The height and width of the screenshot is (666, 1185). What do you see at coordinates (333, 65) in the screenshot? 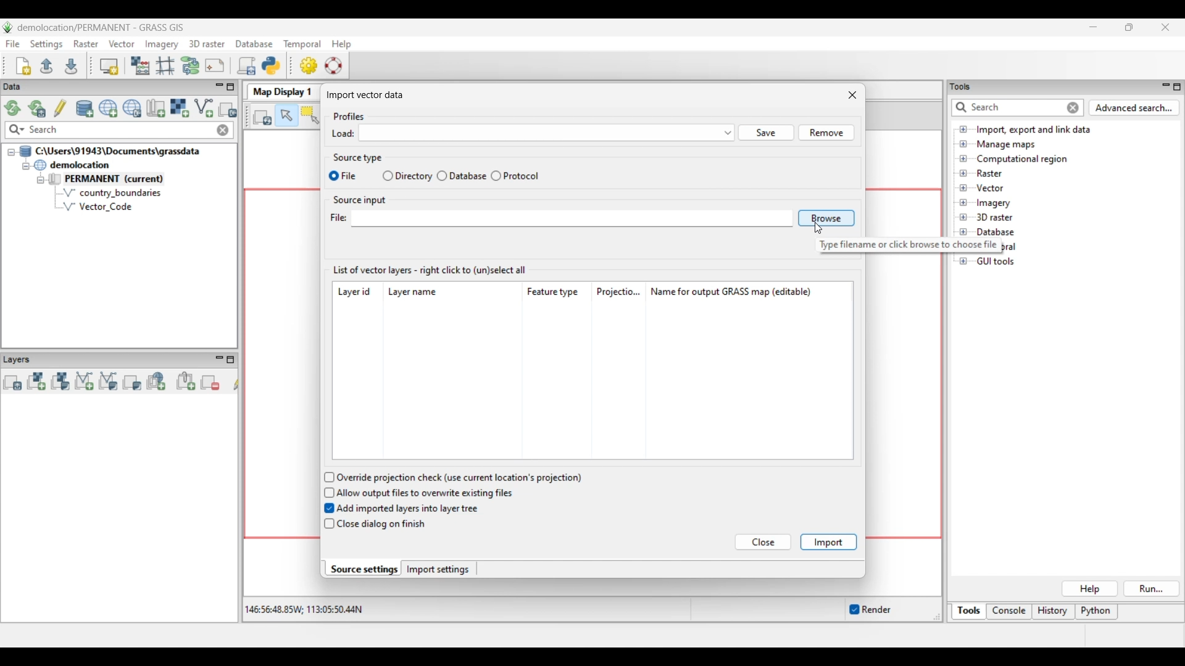
I see `GRASS manual` at bounding box center [333, 65].